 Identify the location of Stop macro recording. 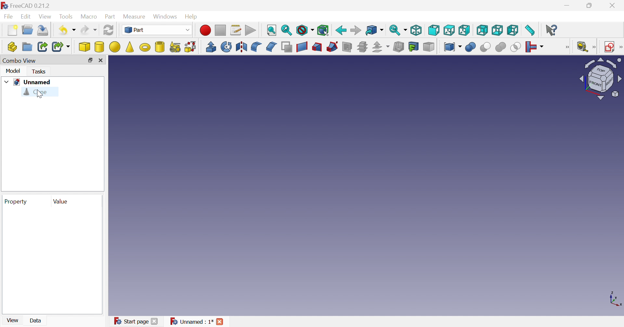
(222, 30).